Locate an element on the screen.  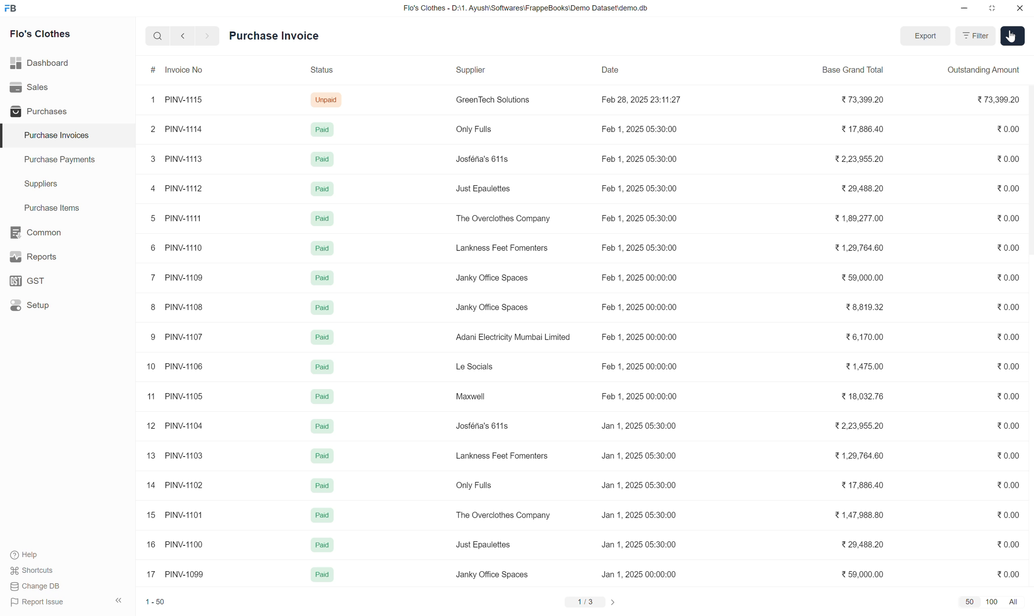
Jan 1, 2025 00:00:00 is located at coordinates (644, 575).